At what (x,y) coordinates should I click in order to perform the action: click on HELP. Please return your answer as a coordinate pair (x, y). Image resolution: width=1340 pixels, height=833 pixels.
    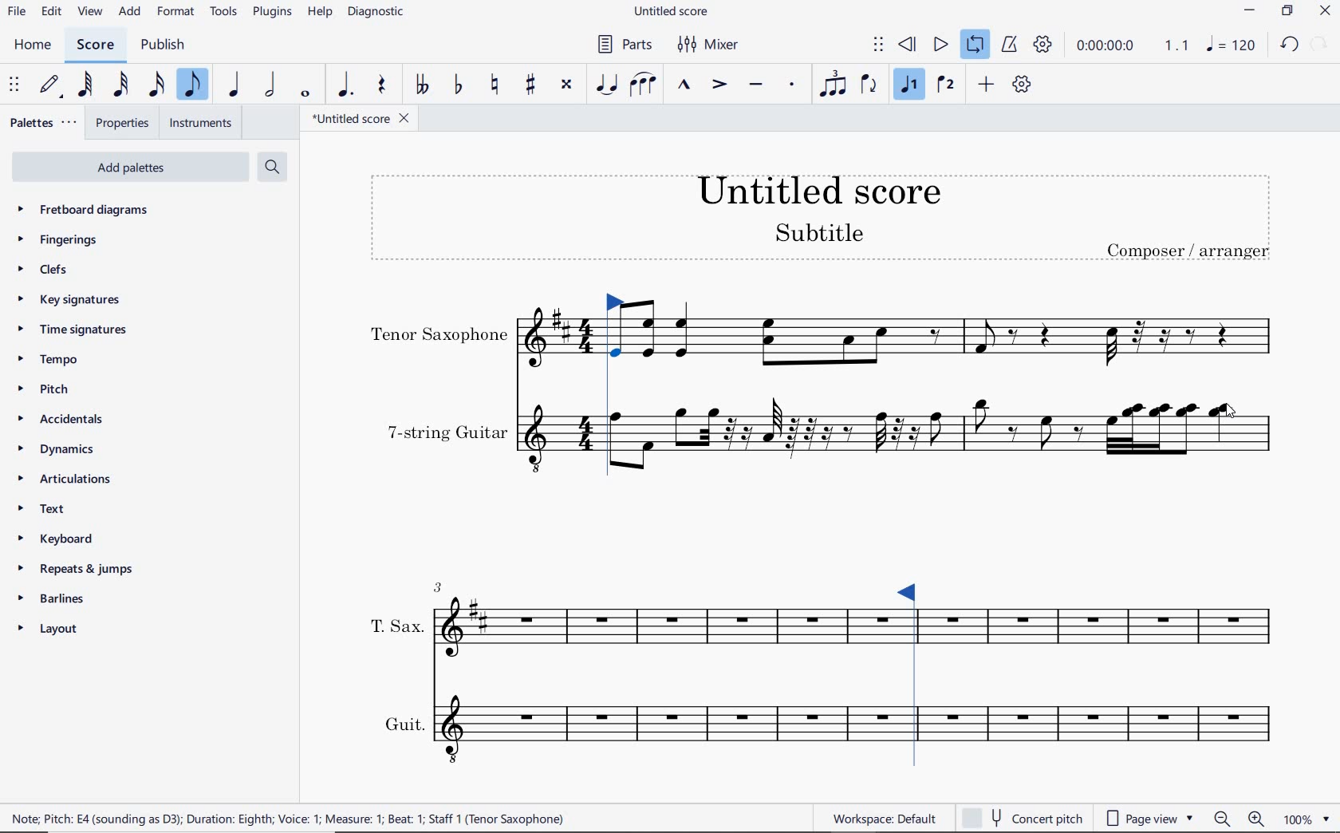
    Looking at the image, I should click on (318, 13).